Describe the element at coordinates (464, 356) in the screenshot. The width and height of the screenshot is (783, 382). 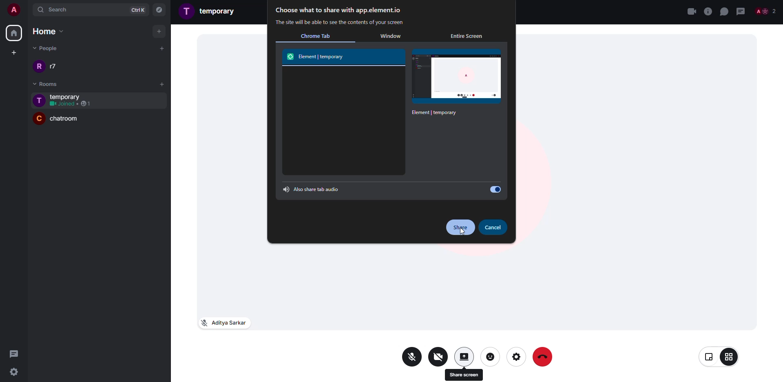
I see `share screen` at that location.